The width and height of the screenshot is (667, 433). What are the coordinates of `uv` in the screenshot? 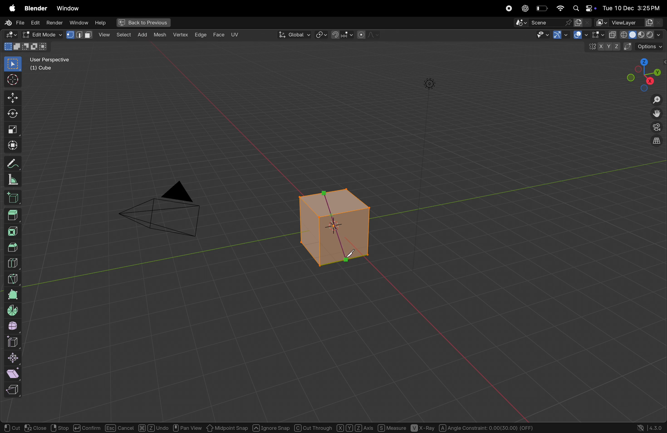 It's located at (235, 35).